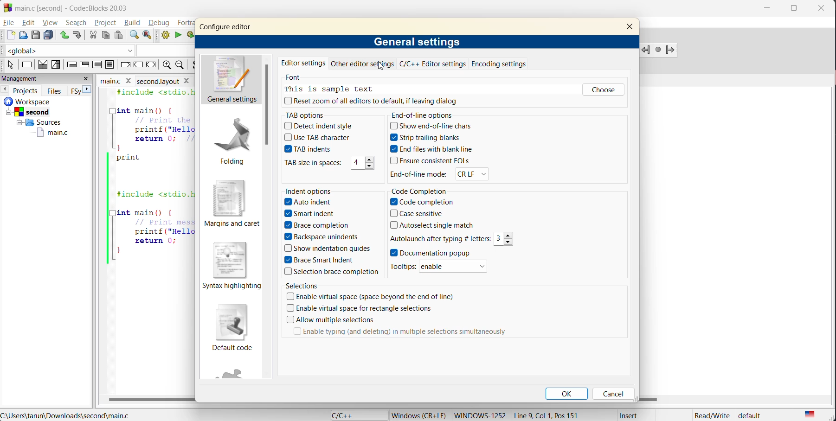  I want to click on enable, so click(454, 267).